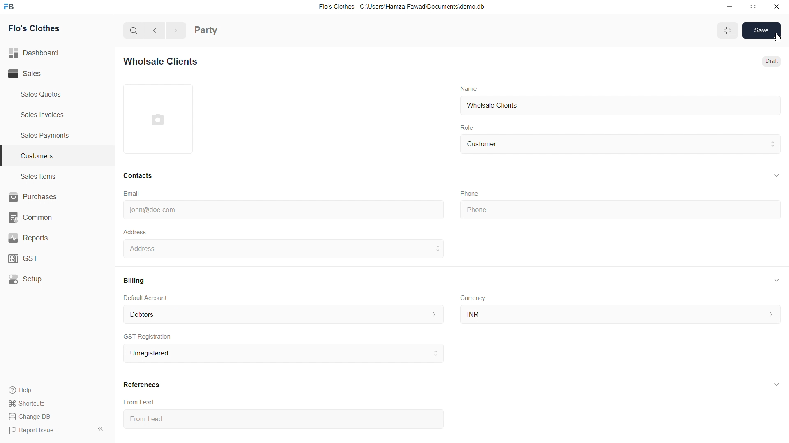 The image size is (789, 443). I want to click on Expand, so click(102, 428).